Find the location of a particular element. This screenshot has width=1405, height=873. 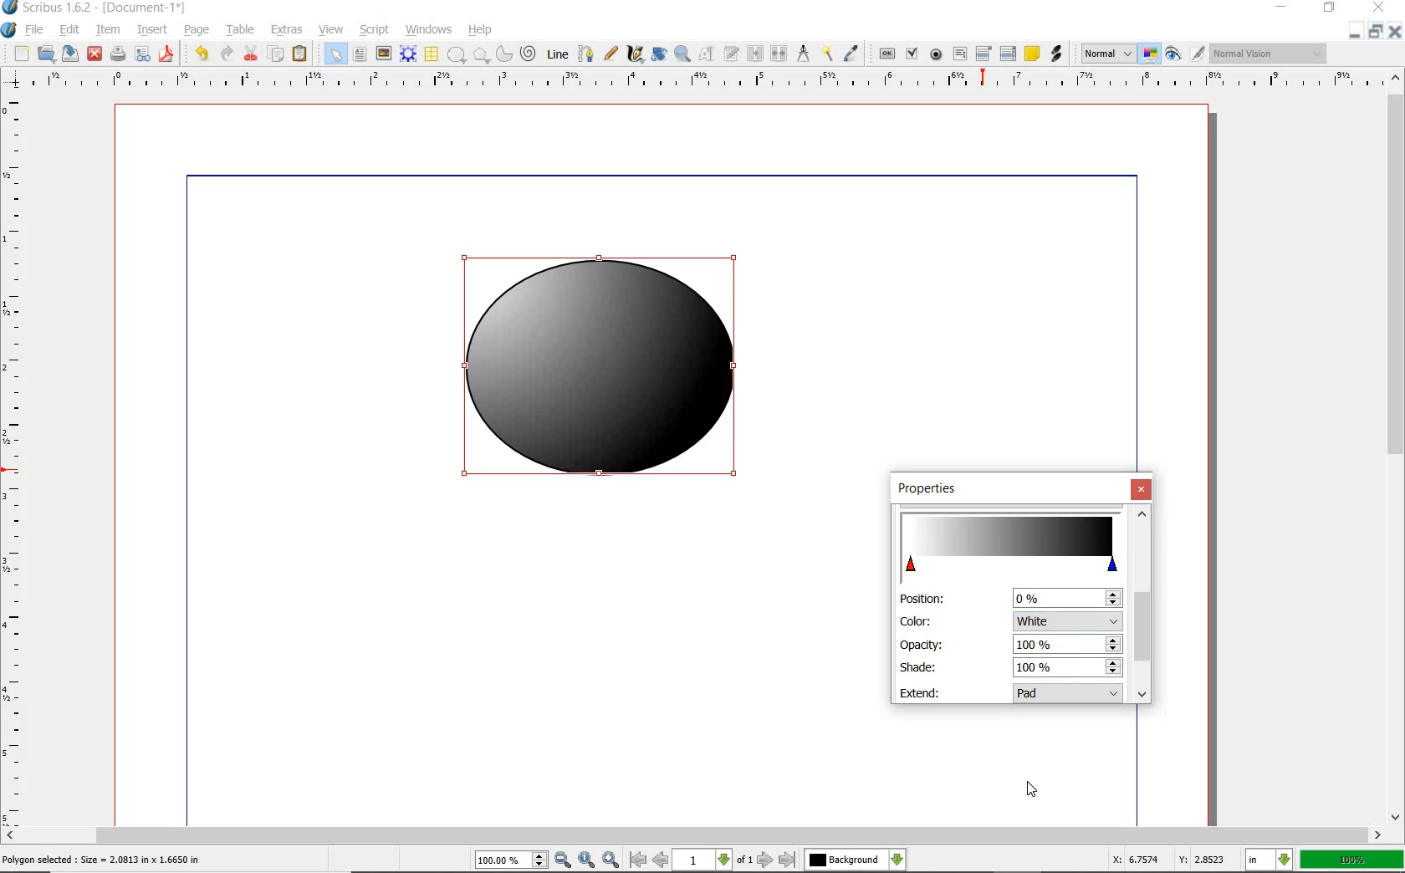

SYSTEM LOGO is located at coordinates (9, 30).